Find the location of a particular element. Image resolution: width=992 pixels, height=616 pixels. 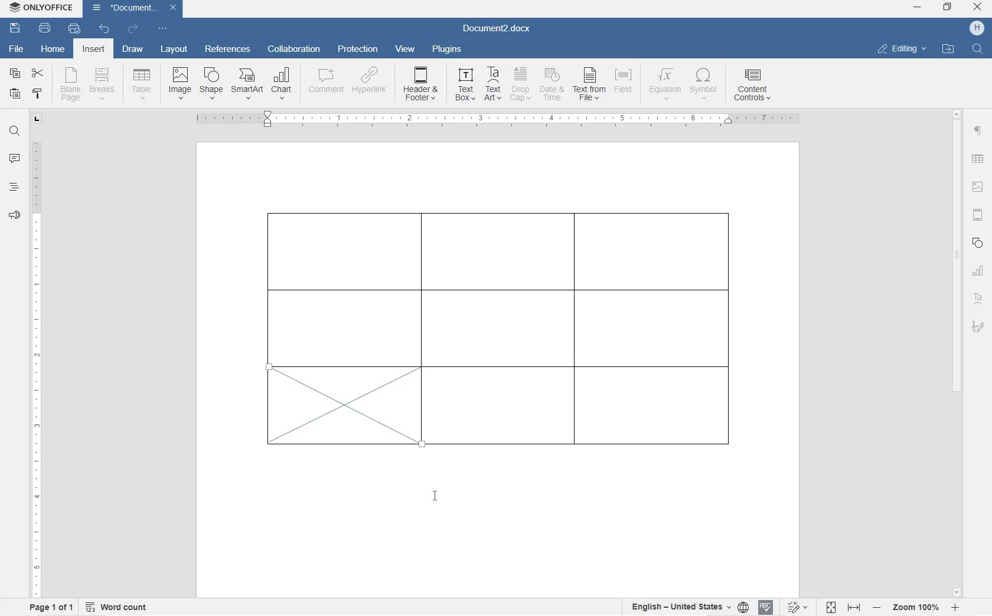

insert image is located at coordinates (180, 82).